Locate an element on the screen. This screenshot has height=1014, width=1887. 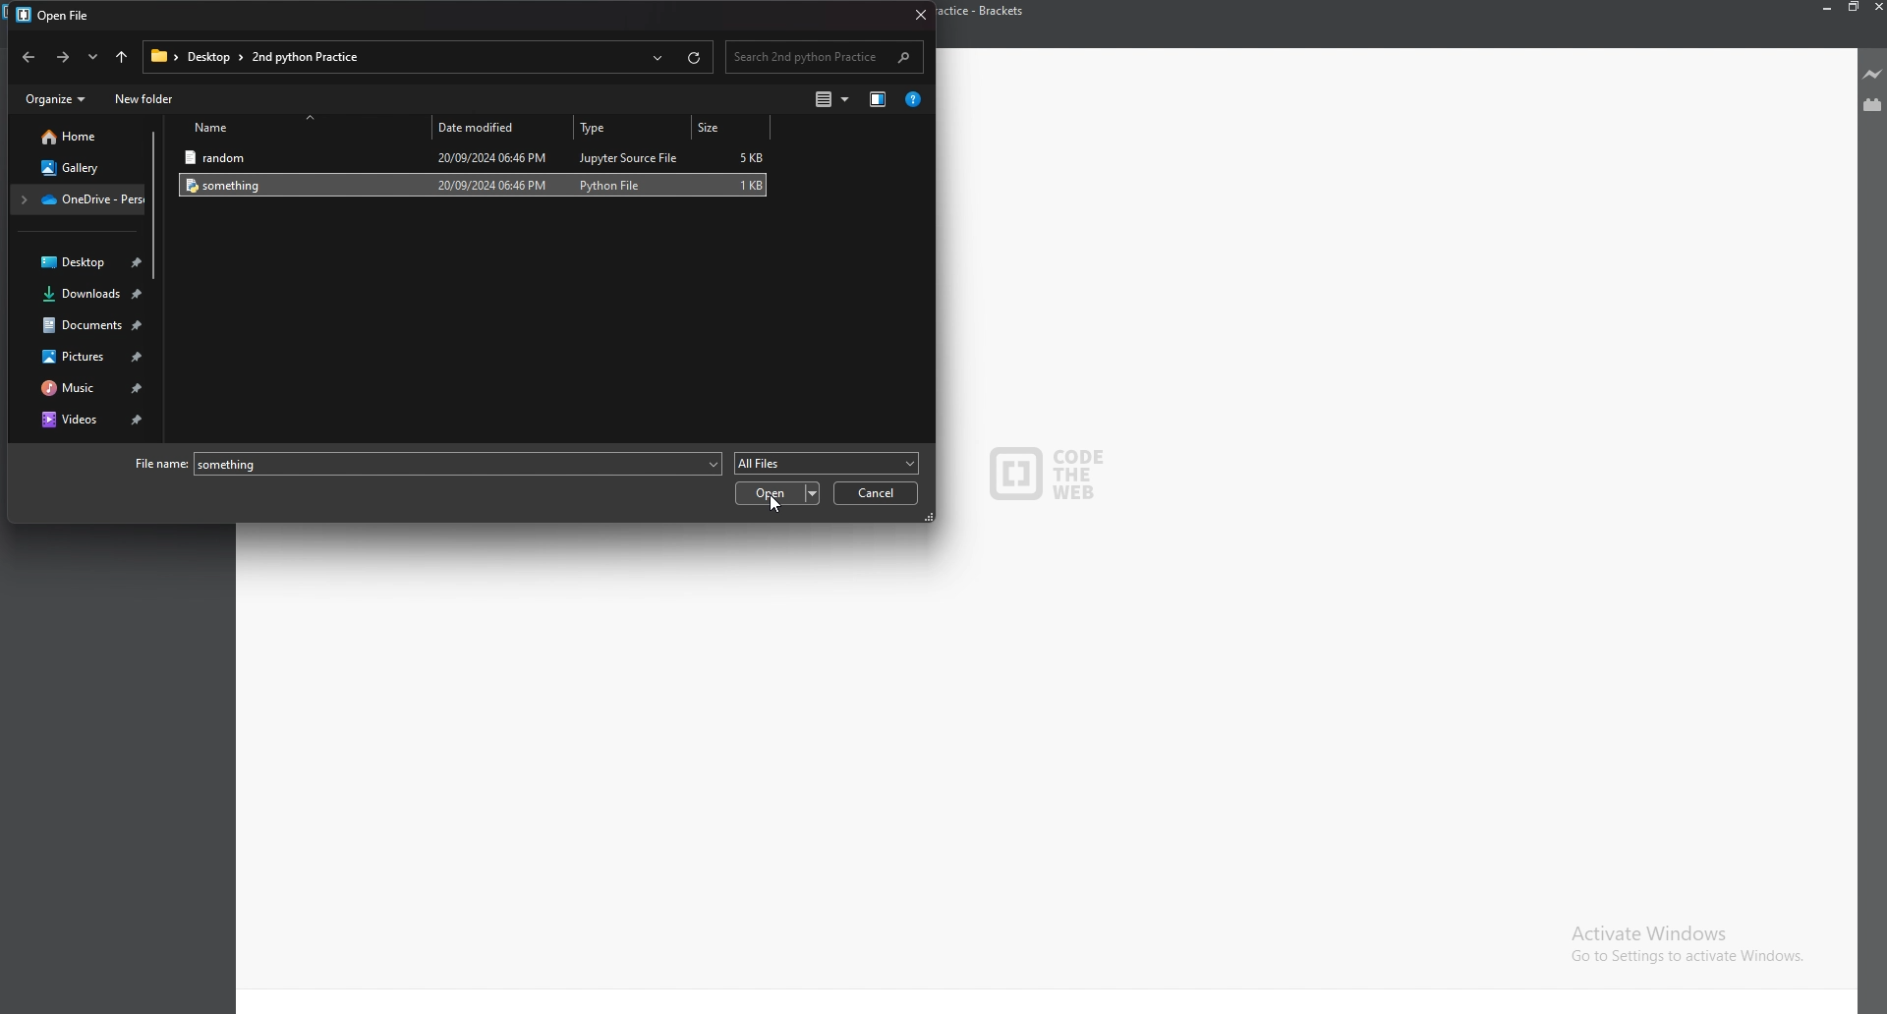
pictures is located at coordinates (80, 356).